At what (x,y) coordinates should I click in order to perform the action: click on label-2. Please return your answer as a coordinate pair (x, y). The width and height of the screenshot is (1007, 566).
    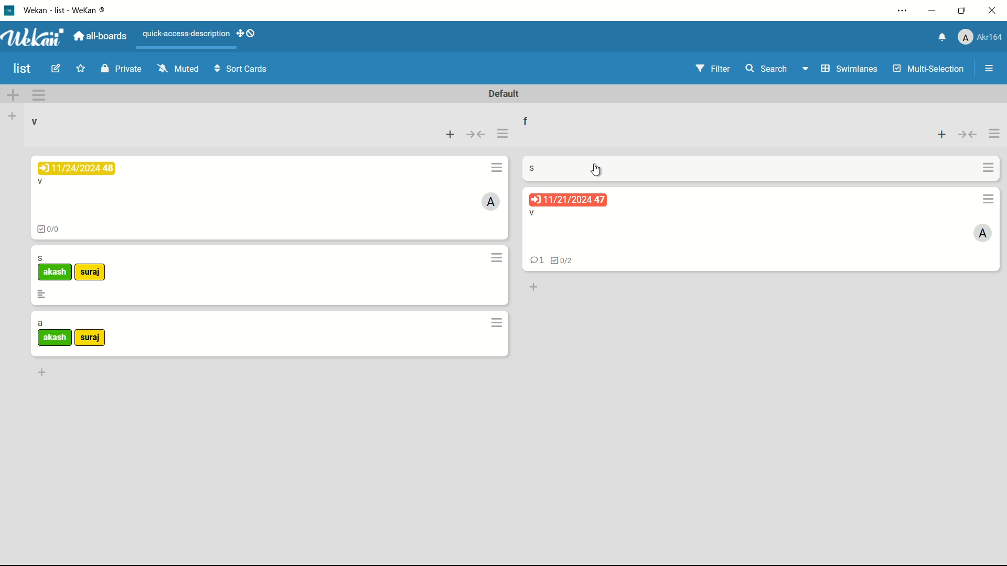
    Looking at the image, I should click on (91, 273).